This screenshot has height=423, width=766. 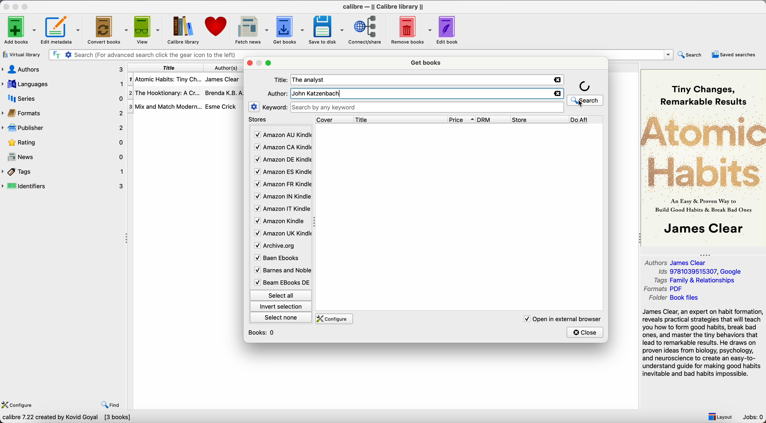 What do you see at coordinates (226, 68) in the screenshot?
I see `authors` at bounding box center [226, 68].